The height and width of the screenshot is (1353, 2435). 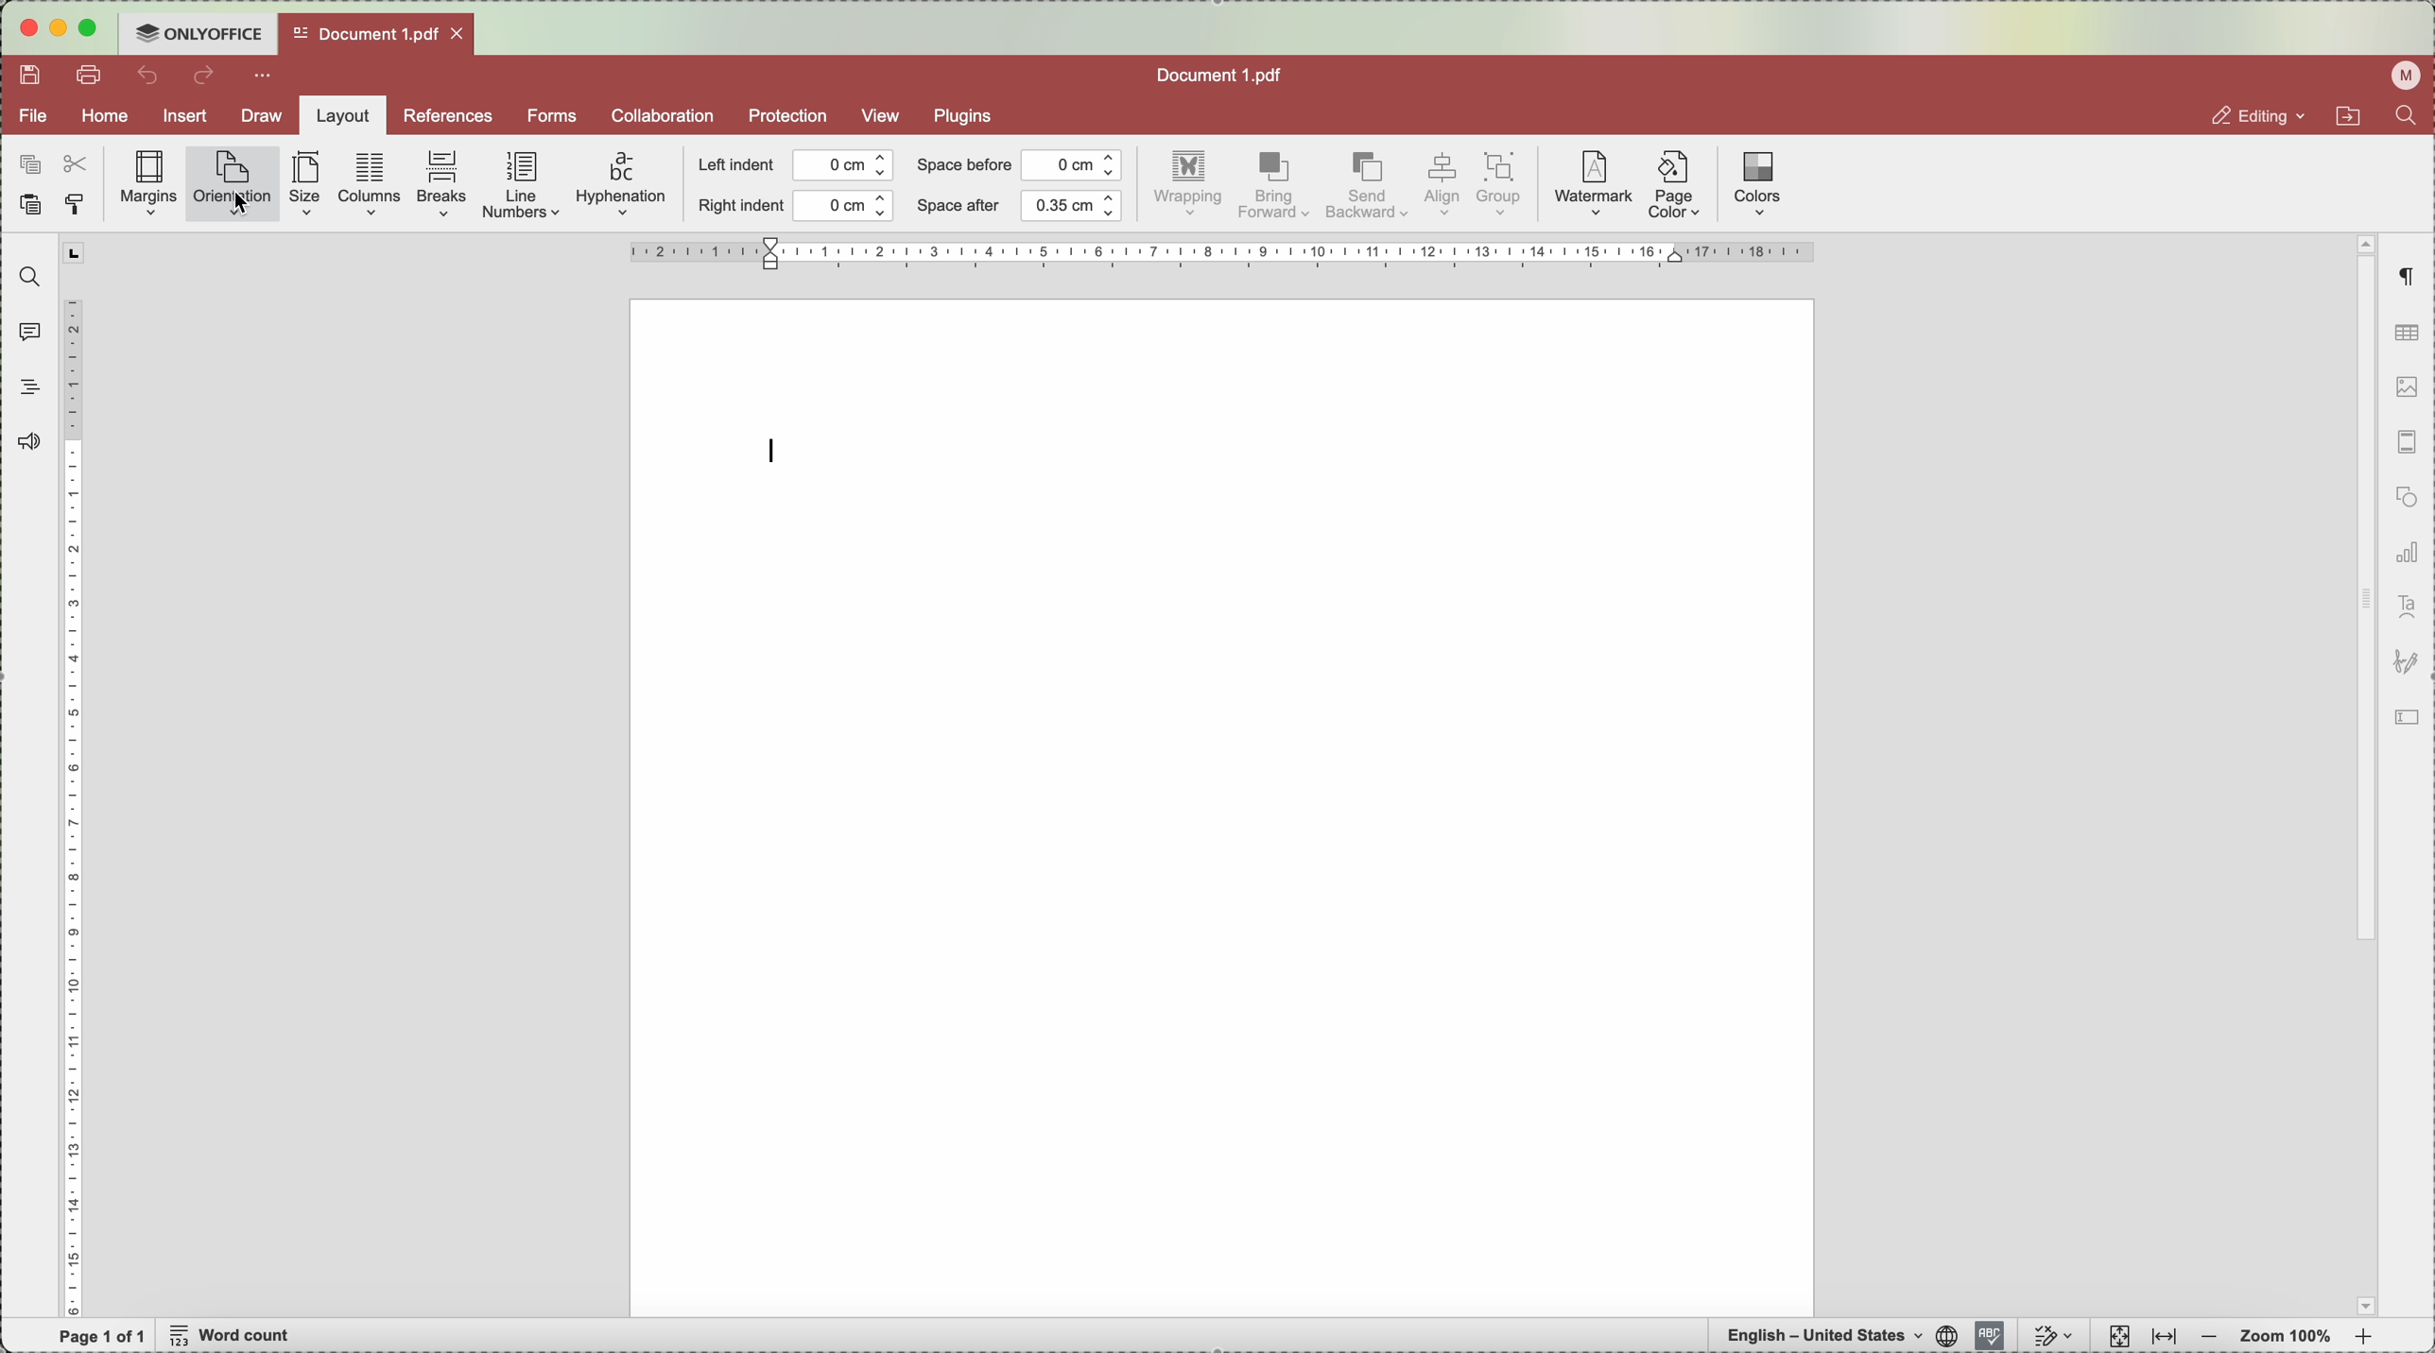 I want to click on icon, so click(x=2412, y=719).